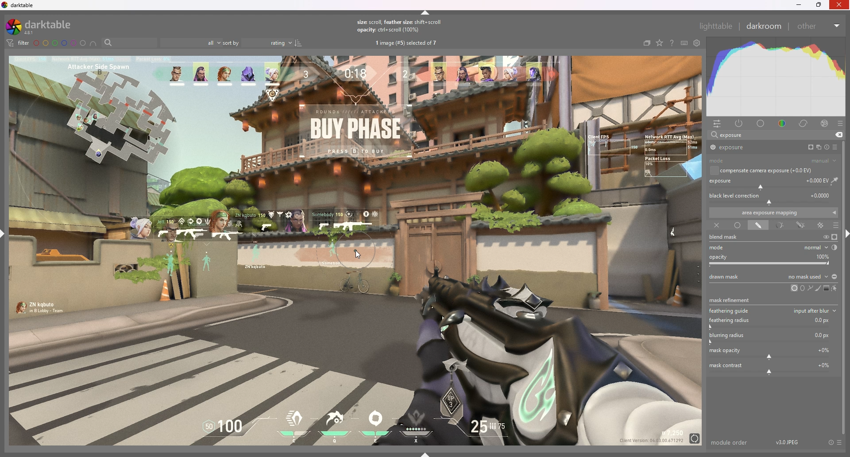 This screenshot has height=457, width=850. What do you see at coordinates (729, 237) in the screenshot?
I see `blend mask` at bounding box center [729, 237].